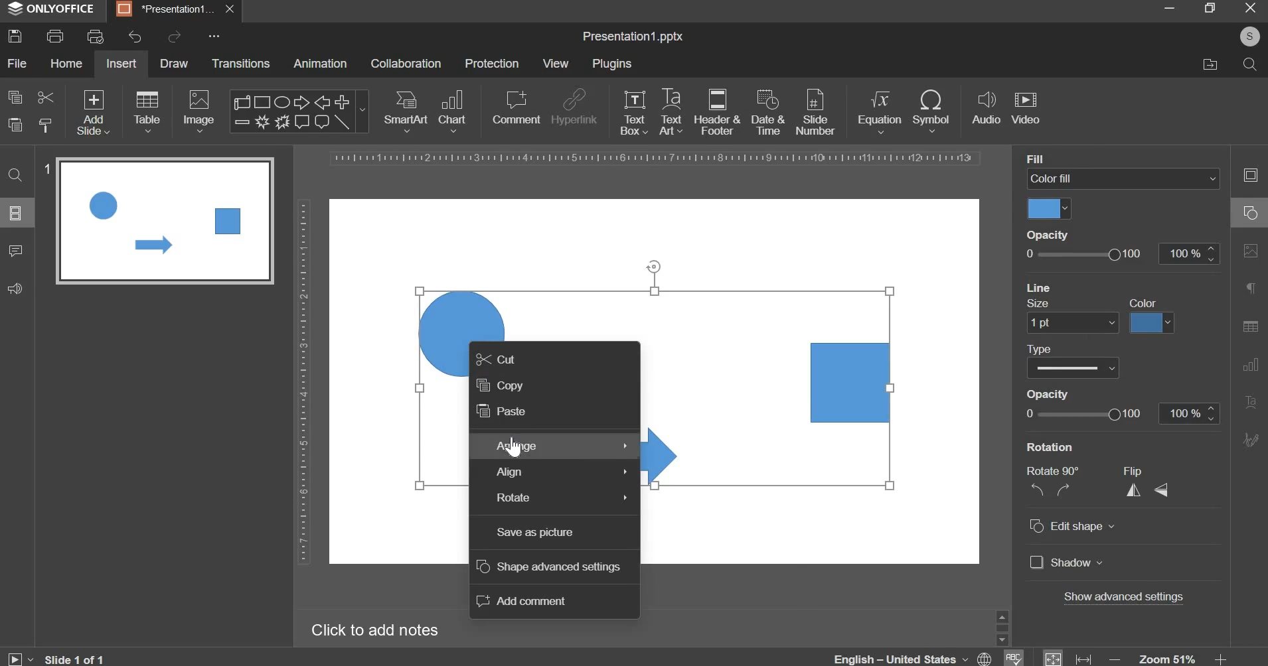  Describe the element at coordinates (1050, 234) in the screenshot. I see `Opacity` at that location.